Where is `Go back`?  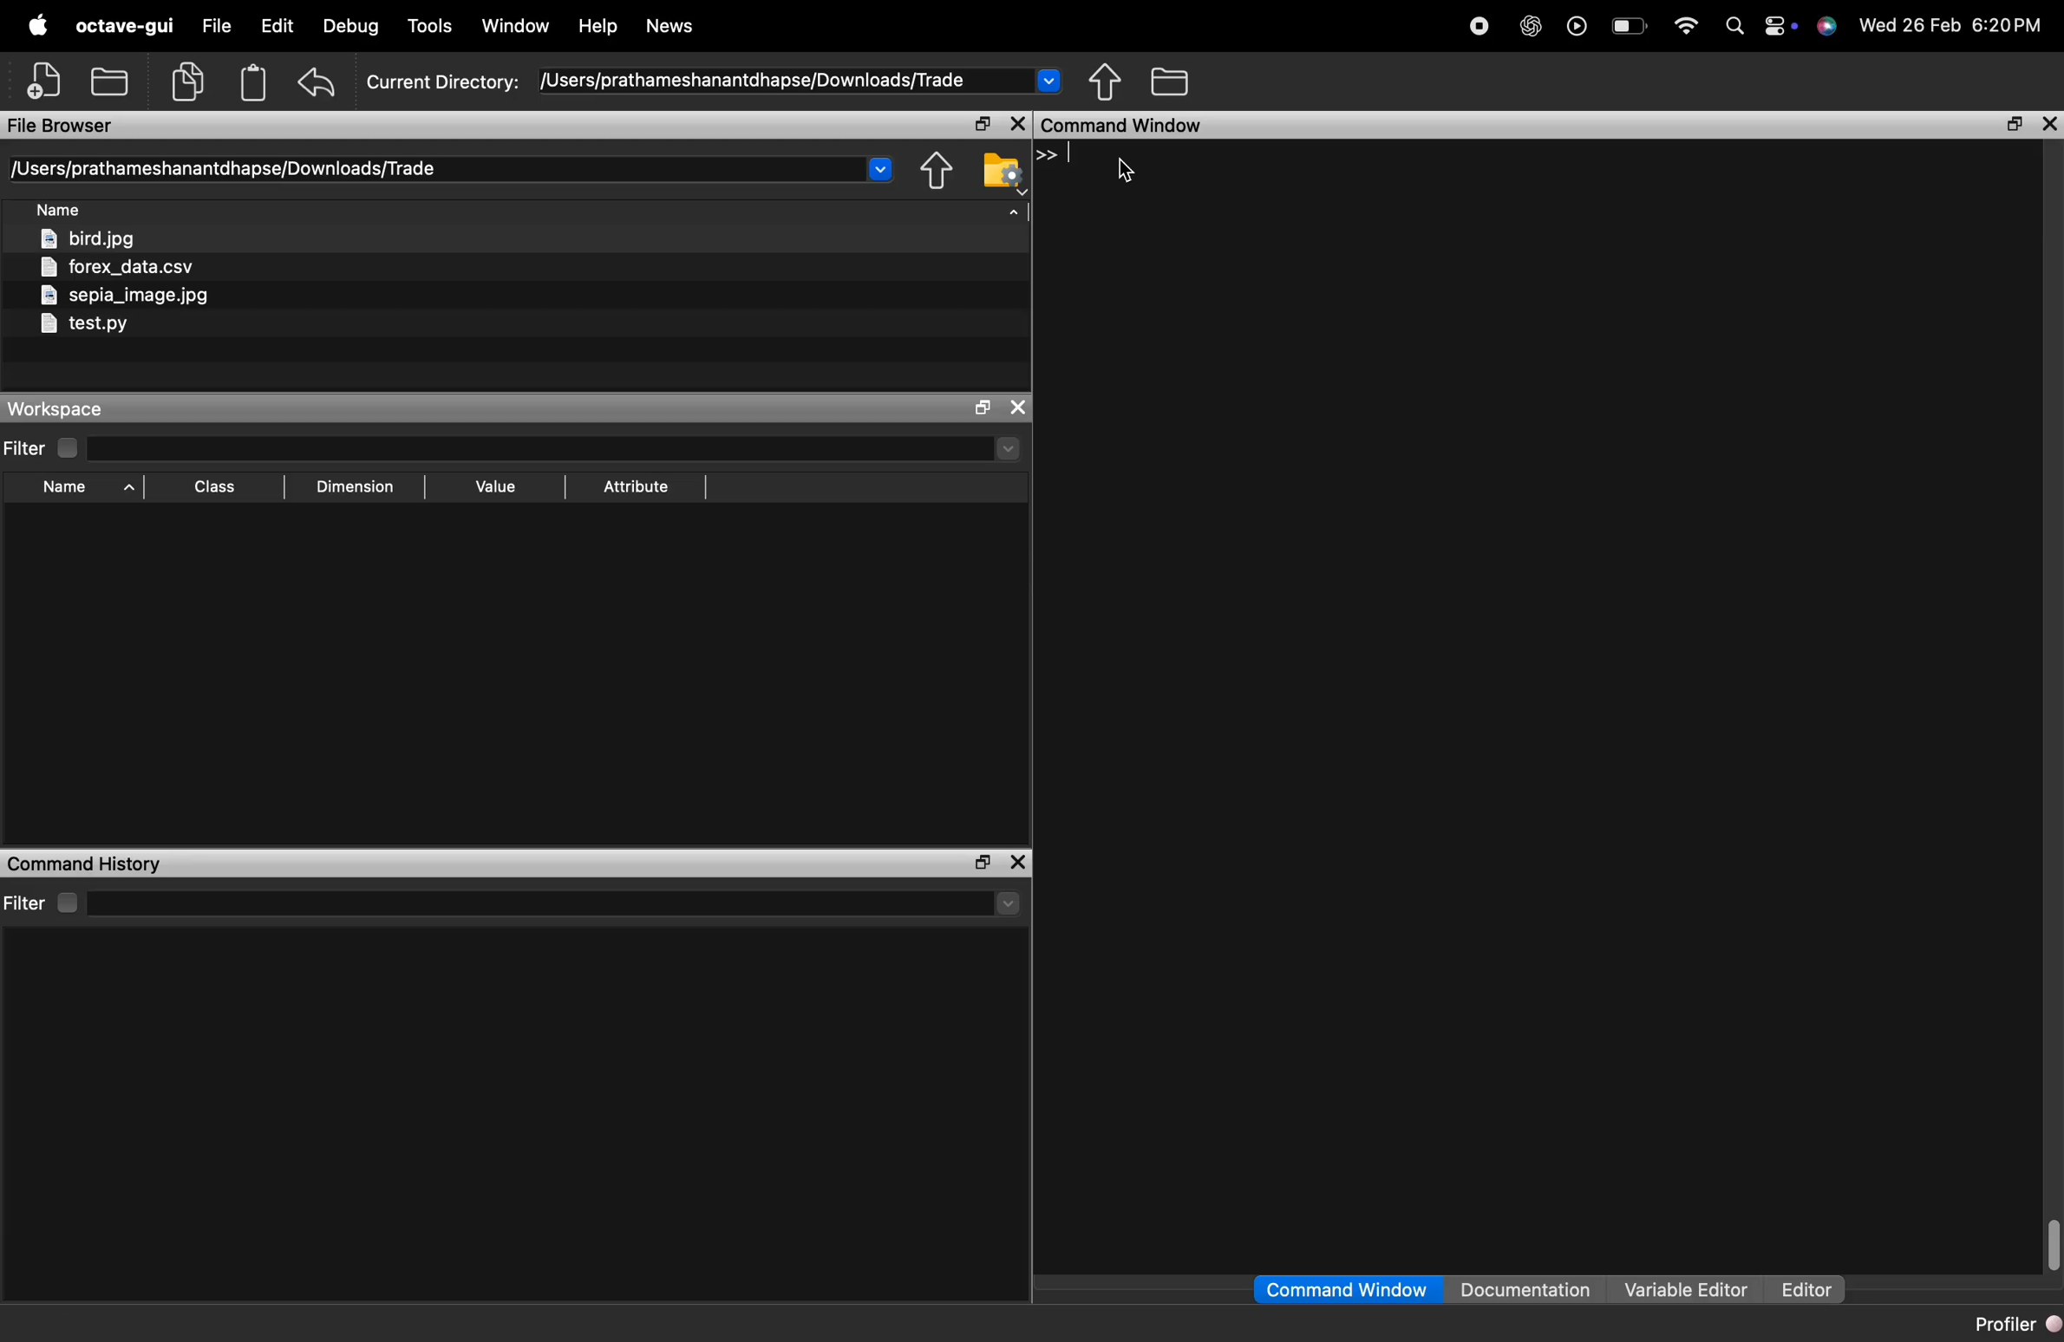 Go back is located at coordinates (1106, 81).